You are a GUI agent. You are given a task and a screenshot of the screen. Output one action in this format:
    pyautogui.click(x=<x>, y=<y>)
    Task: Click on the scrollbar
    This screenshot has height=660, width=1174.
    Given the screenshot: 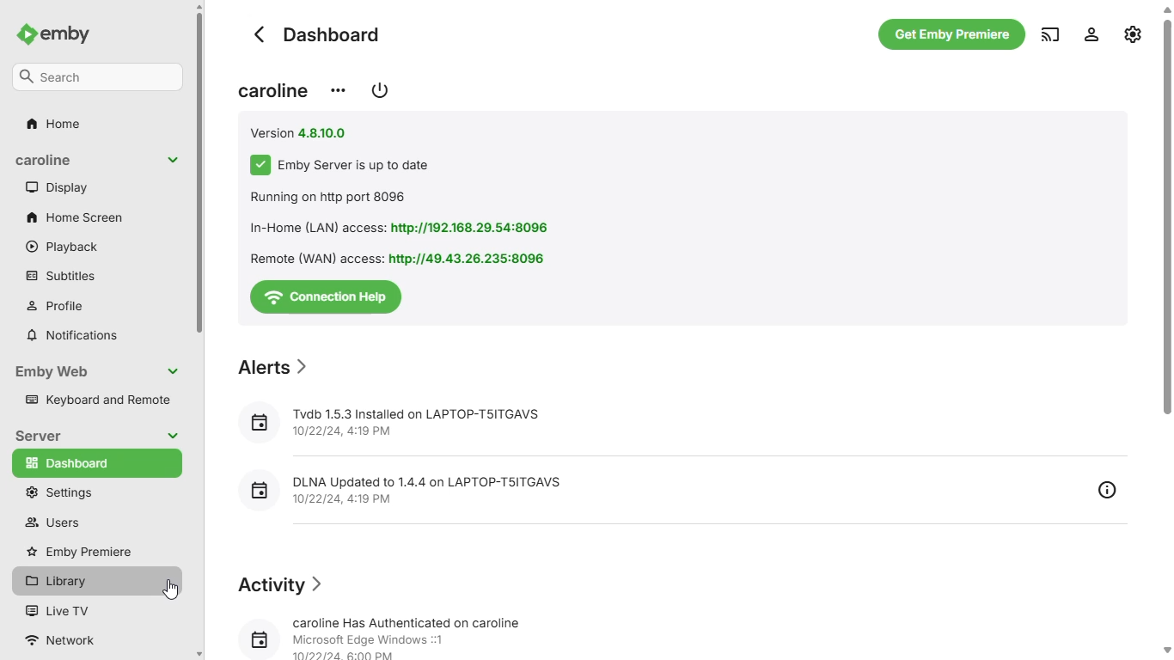 What is the action you would take?
    pyautogui.click(x=1167, y=331)
    